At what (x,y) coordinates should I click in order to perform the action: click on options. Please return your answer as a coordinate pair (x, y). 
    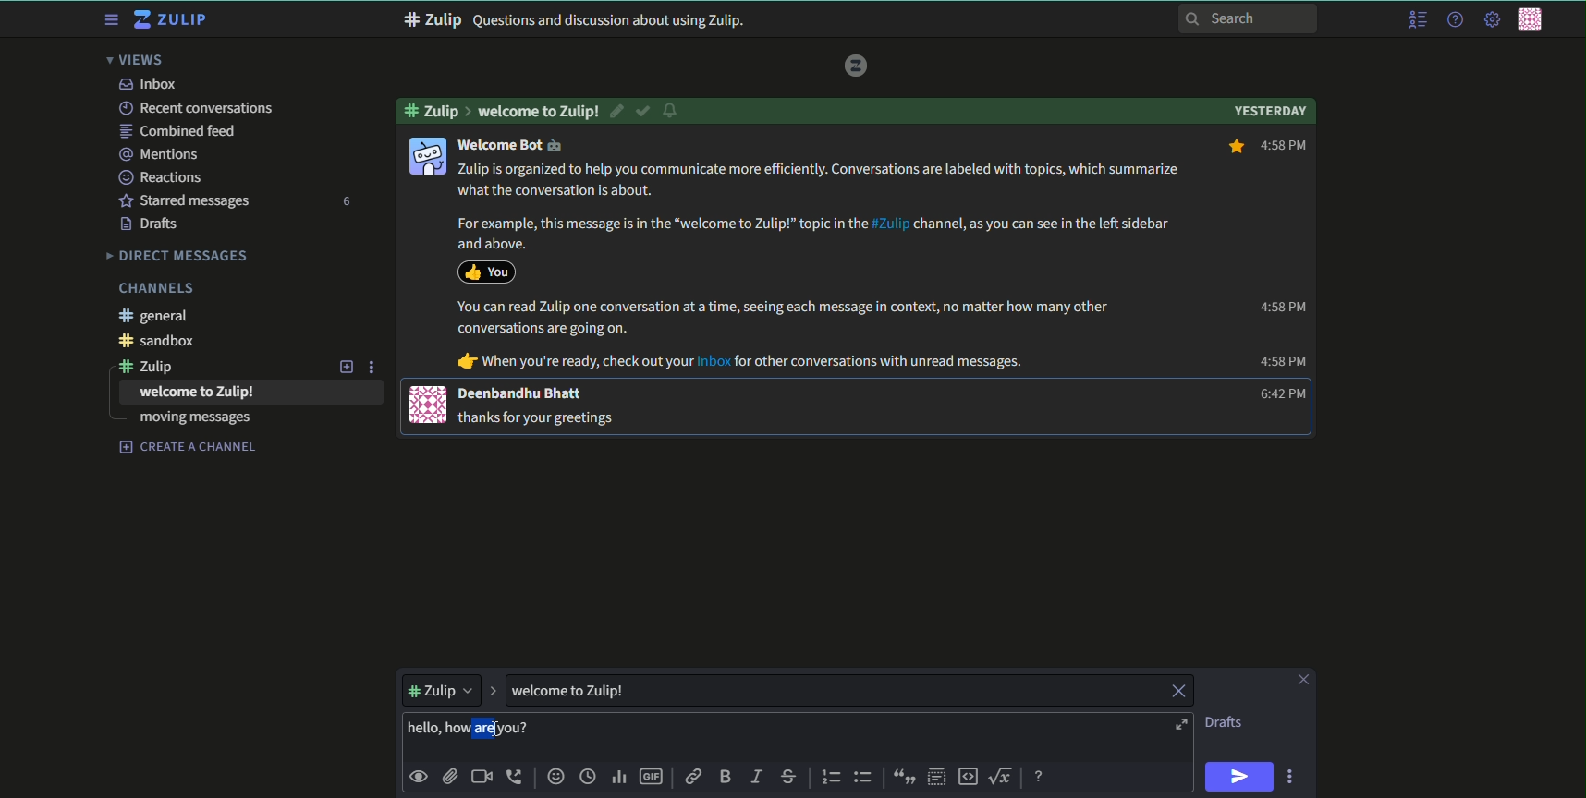
    Looking at the image, I should click on (1293, 776).